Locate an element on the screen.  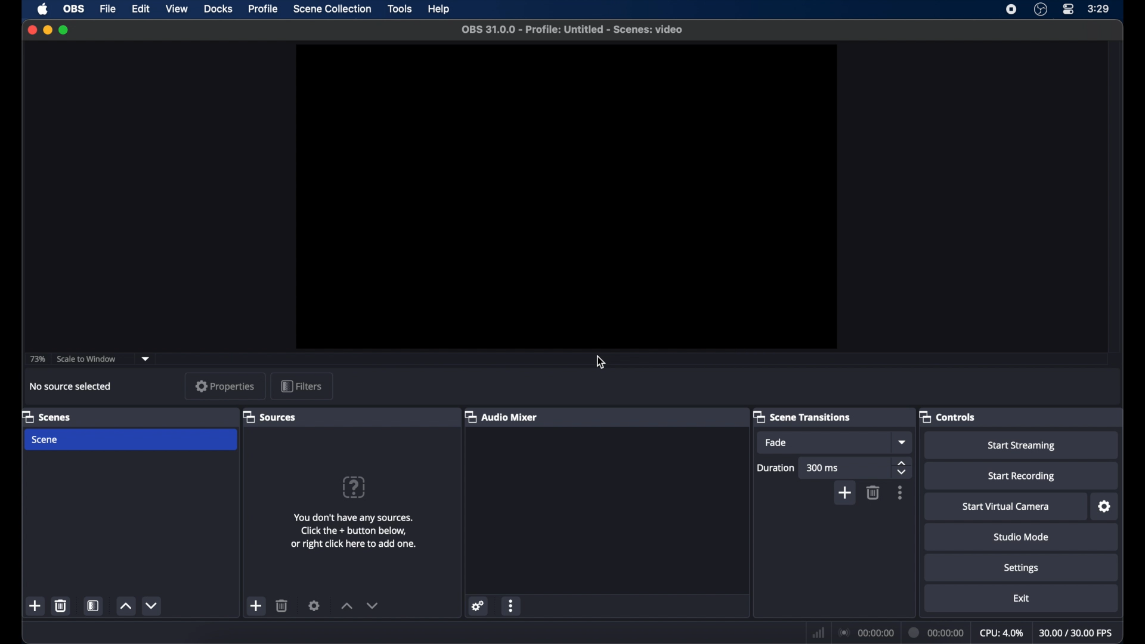
start recording is located at coordinates (1023, 476).